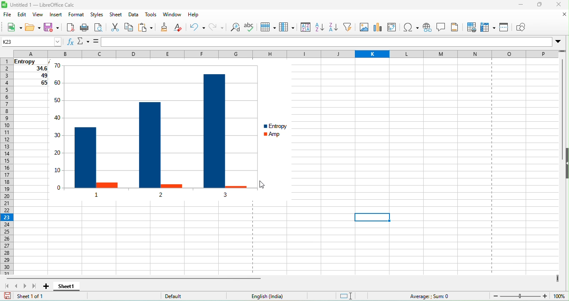 Image resolution: width=569 pixels, height=301 pixels. I want to click on edit pivot table, so click(394, 29).